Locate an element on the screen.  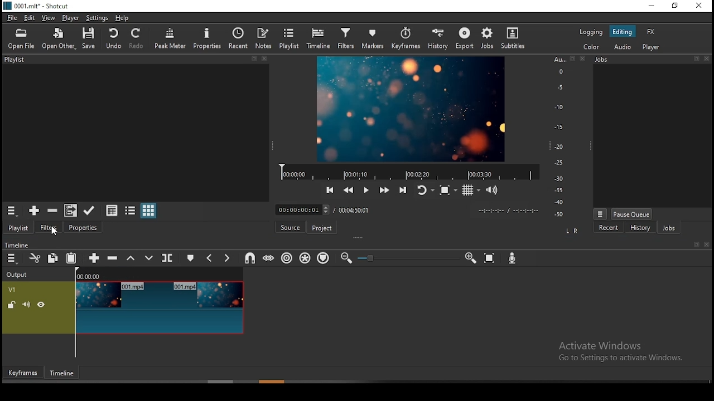
subtitles is located at coordinates (513, 38).